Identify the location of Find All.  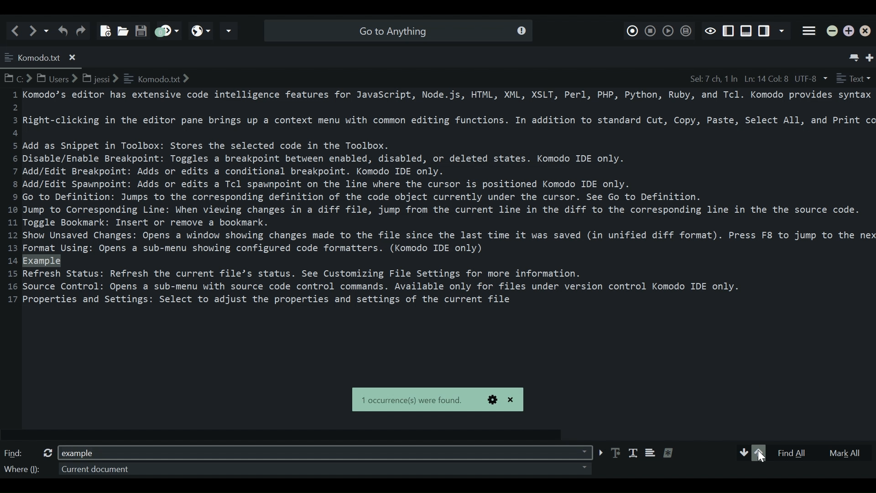
(798, 453).